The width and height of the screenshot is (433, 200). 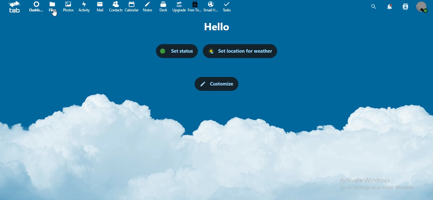 I want to click on contacts, so click(x=116, y=6).